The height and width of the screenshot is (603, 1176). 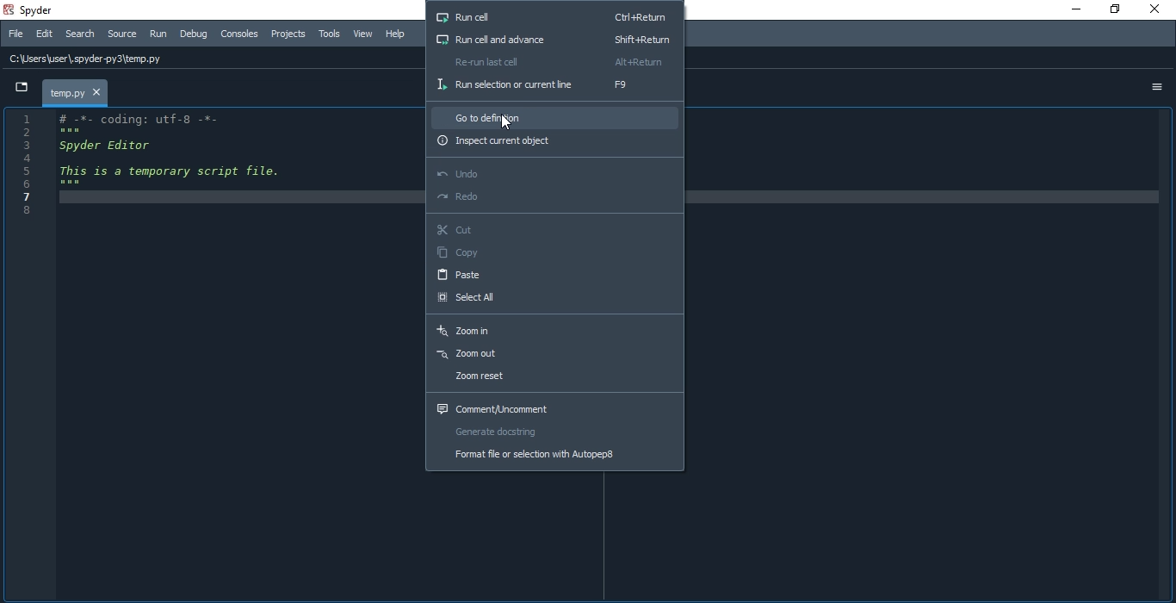 I want to click on close, so click(x=1159, y=10).